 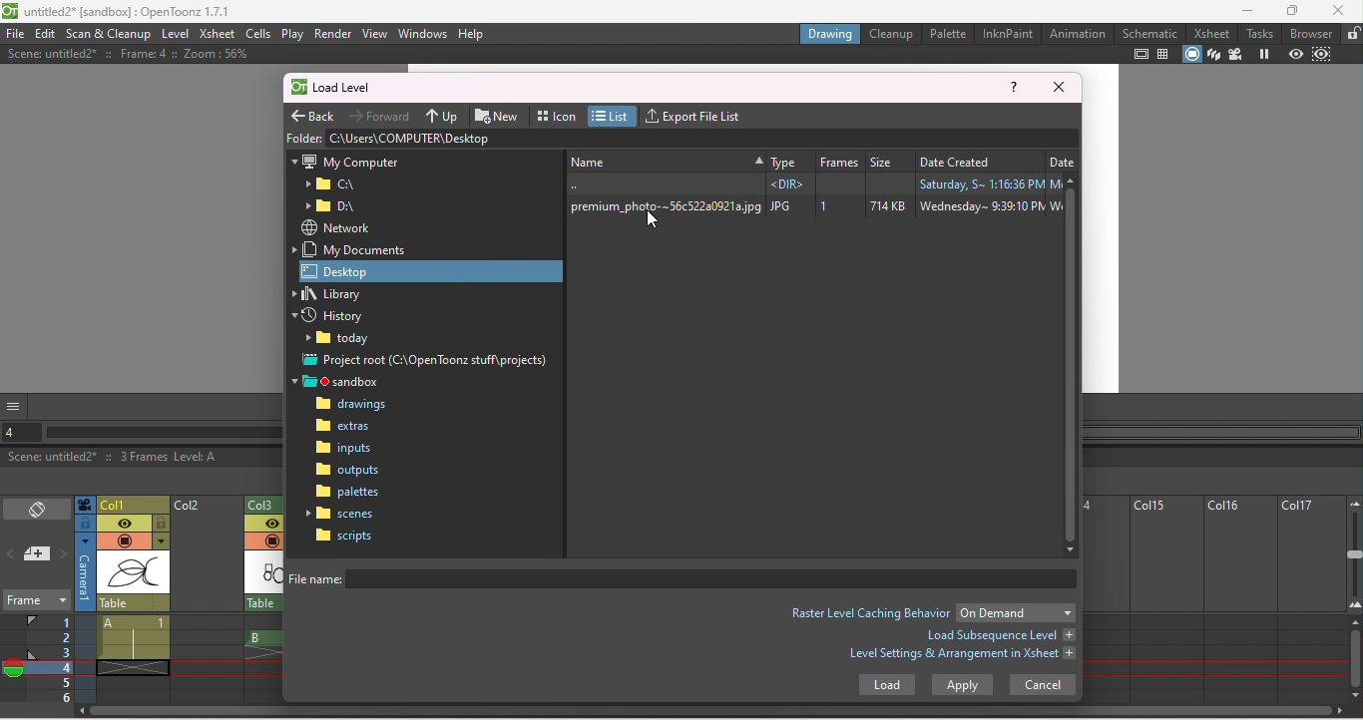 I want to click on Drawings, so click(x=356, y=405).